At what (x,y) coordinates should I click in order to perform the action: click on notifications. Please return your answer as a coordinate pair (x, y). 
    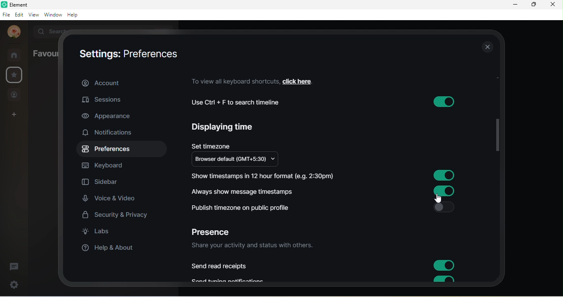
    Looking at the image, I should click on (111, 133).